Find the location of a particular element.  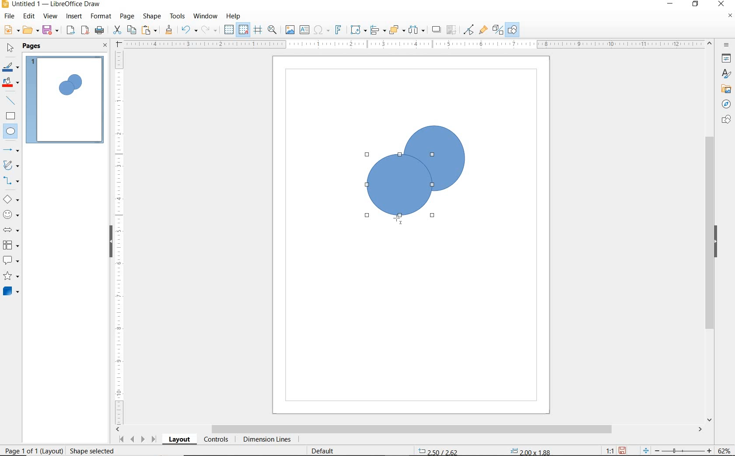

CURVES AND POLYGONS is located at coordinates (10, 166).